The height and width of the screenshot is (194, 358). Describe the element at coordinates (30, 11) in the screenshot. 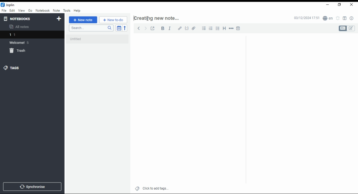

I see `go` at that location.